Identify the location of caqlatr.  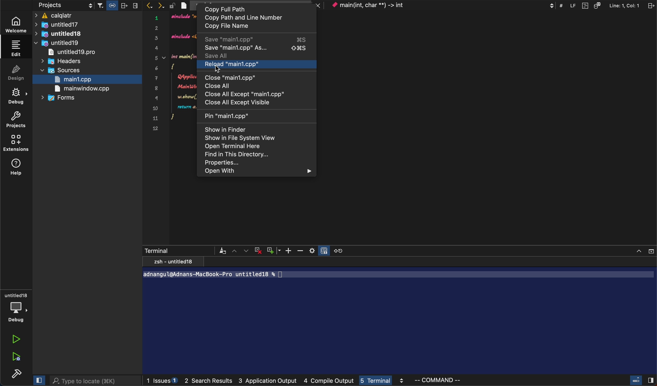
(87, 15).